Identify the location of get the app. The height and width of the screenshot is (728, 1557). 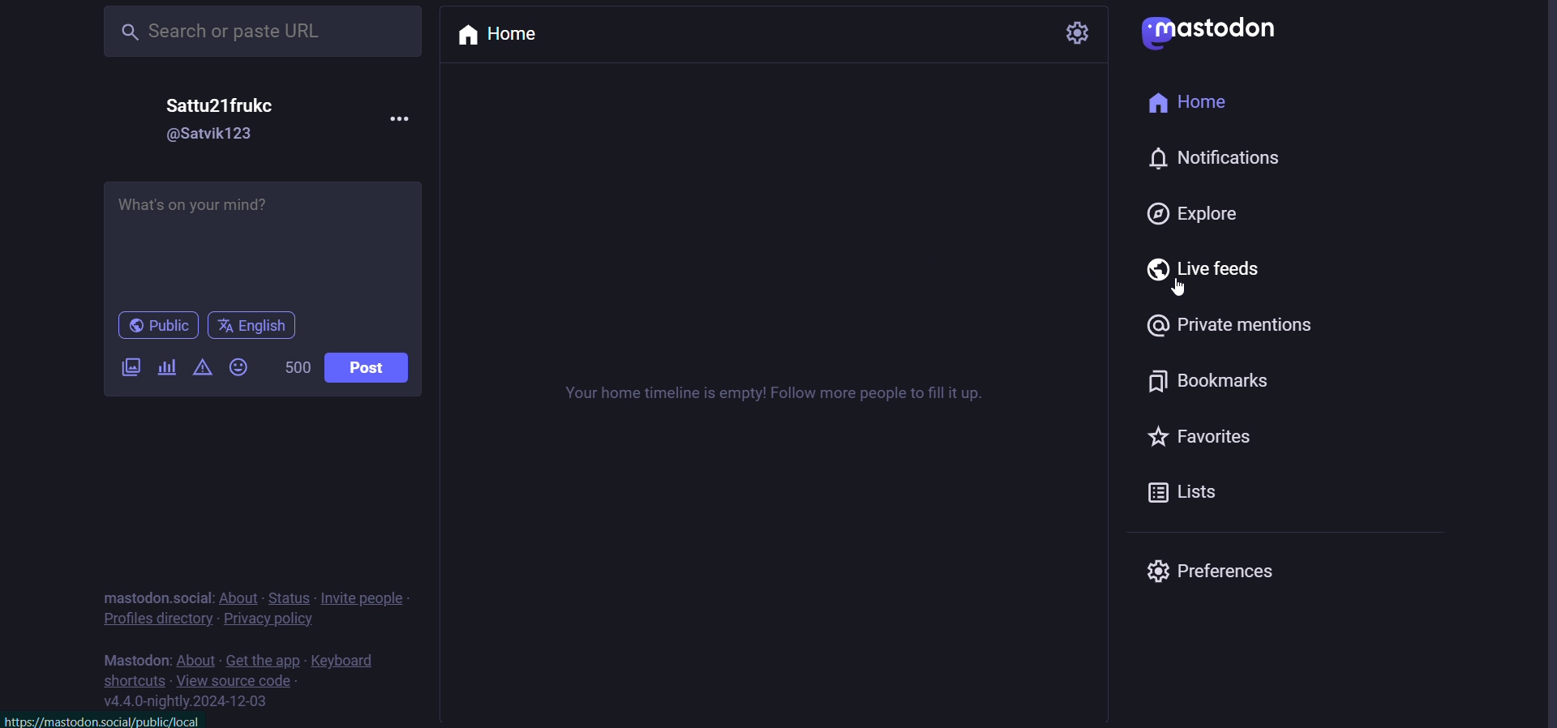
(264, 661).